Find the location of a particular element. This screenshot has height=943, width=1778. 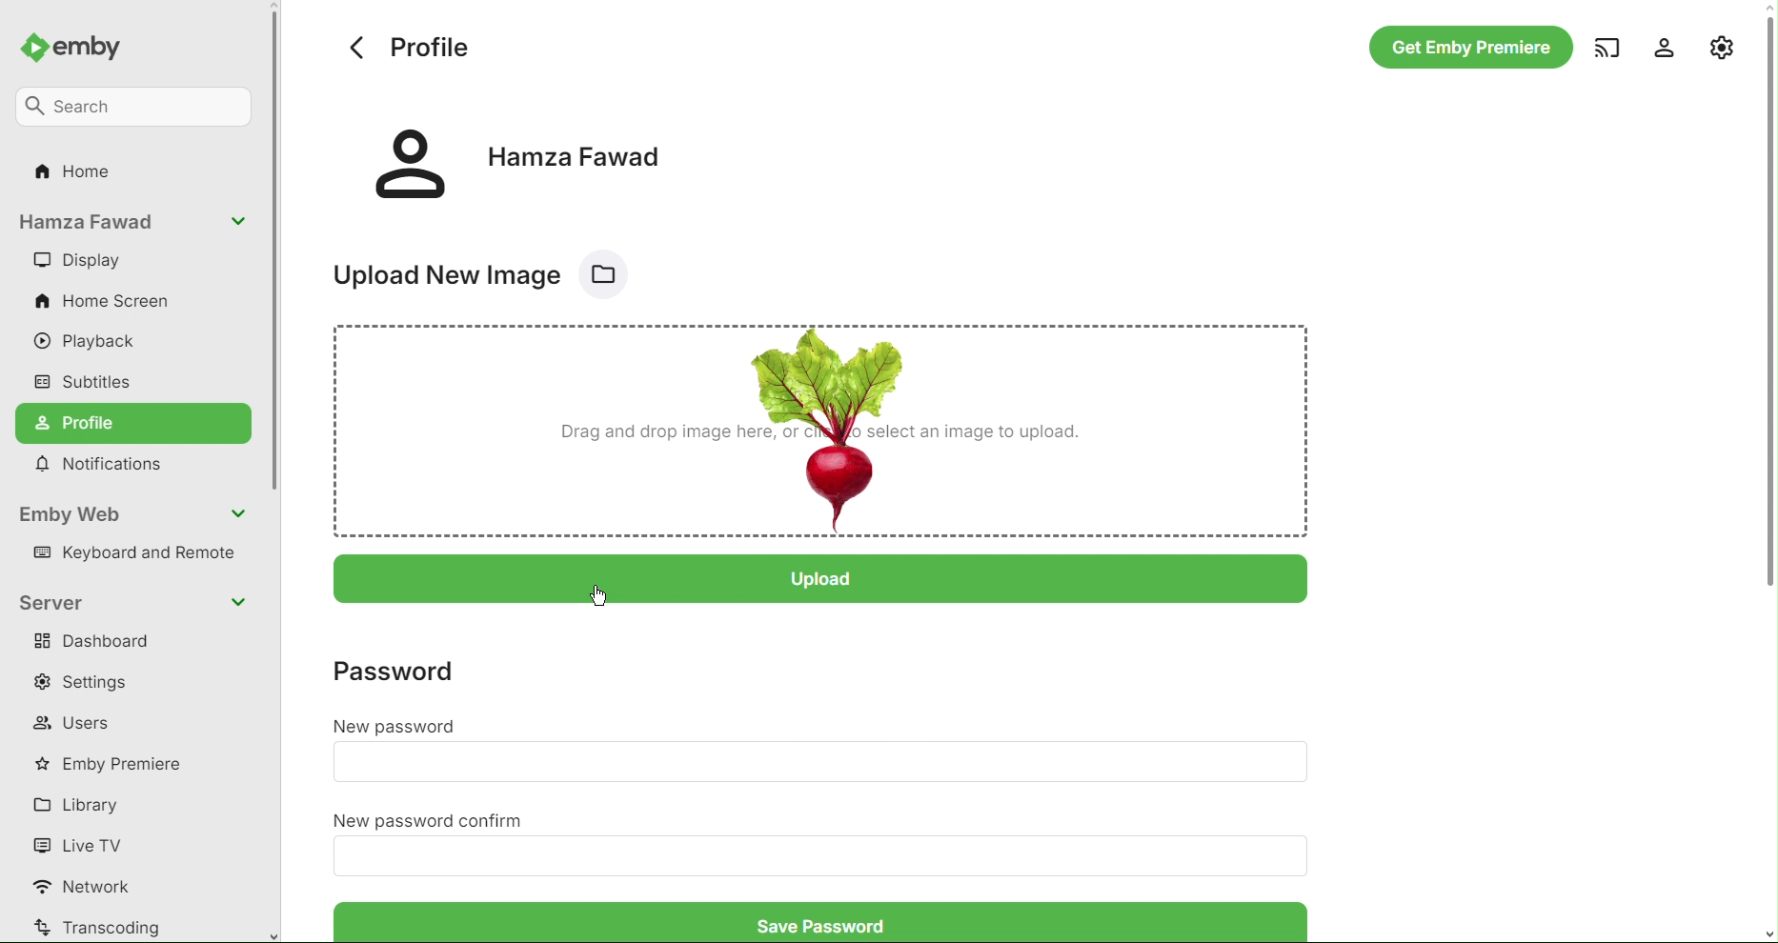

Home Screen is located at coordinates (106, 303).